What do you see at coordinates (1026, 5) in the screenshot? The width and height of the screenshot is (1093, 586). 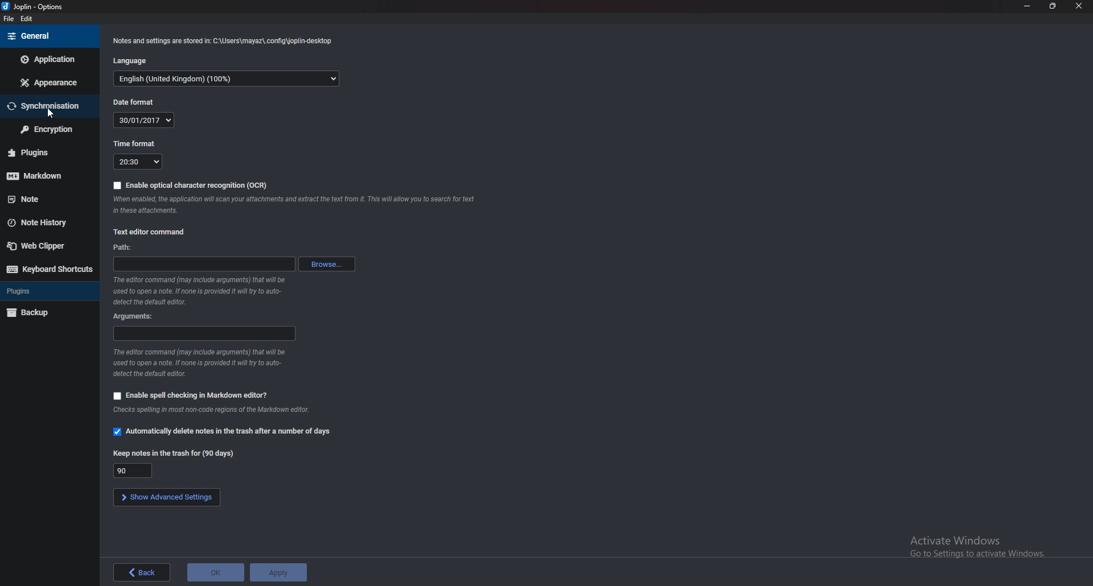 I see `minimize` at bounding box center [1026, 5].